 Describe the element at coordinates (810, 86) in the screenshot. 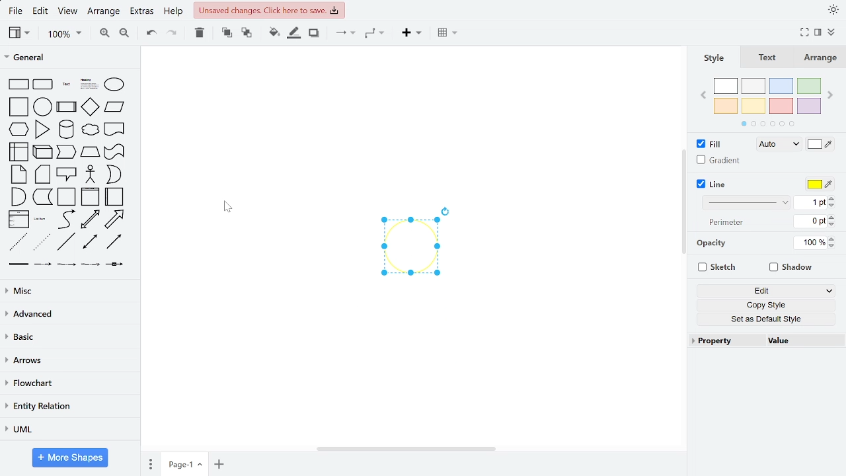

I see `green` at that location.